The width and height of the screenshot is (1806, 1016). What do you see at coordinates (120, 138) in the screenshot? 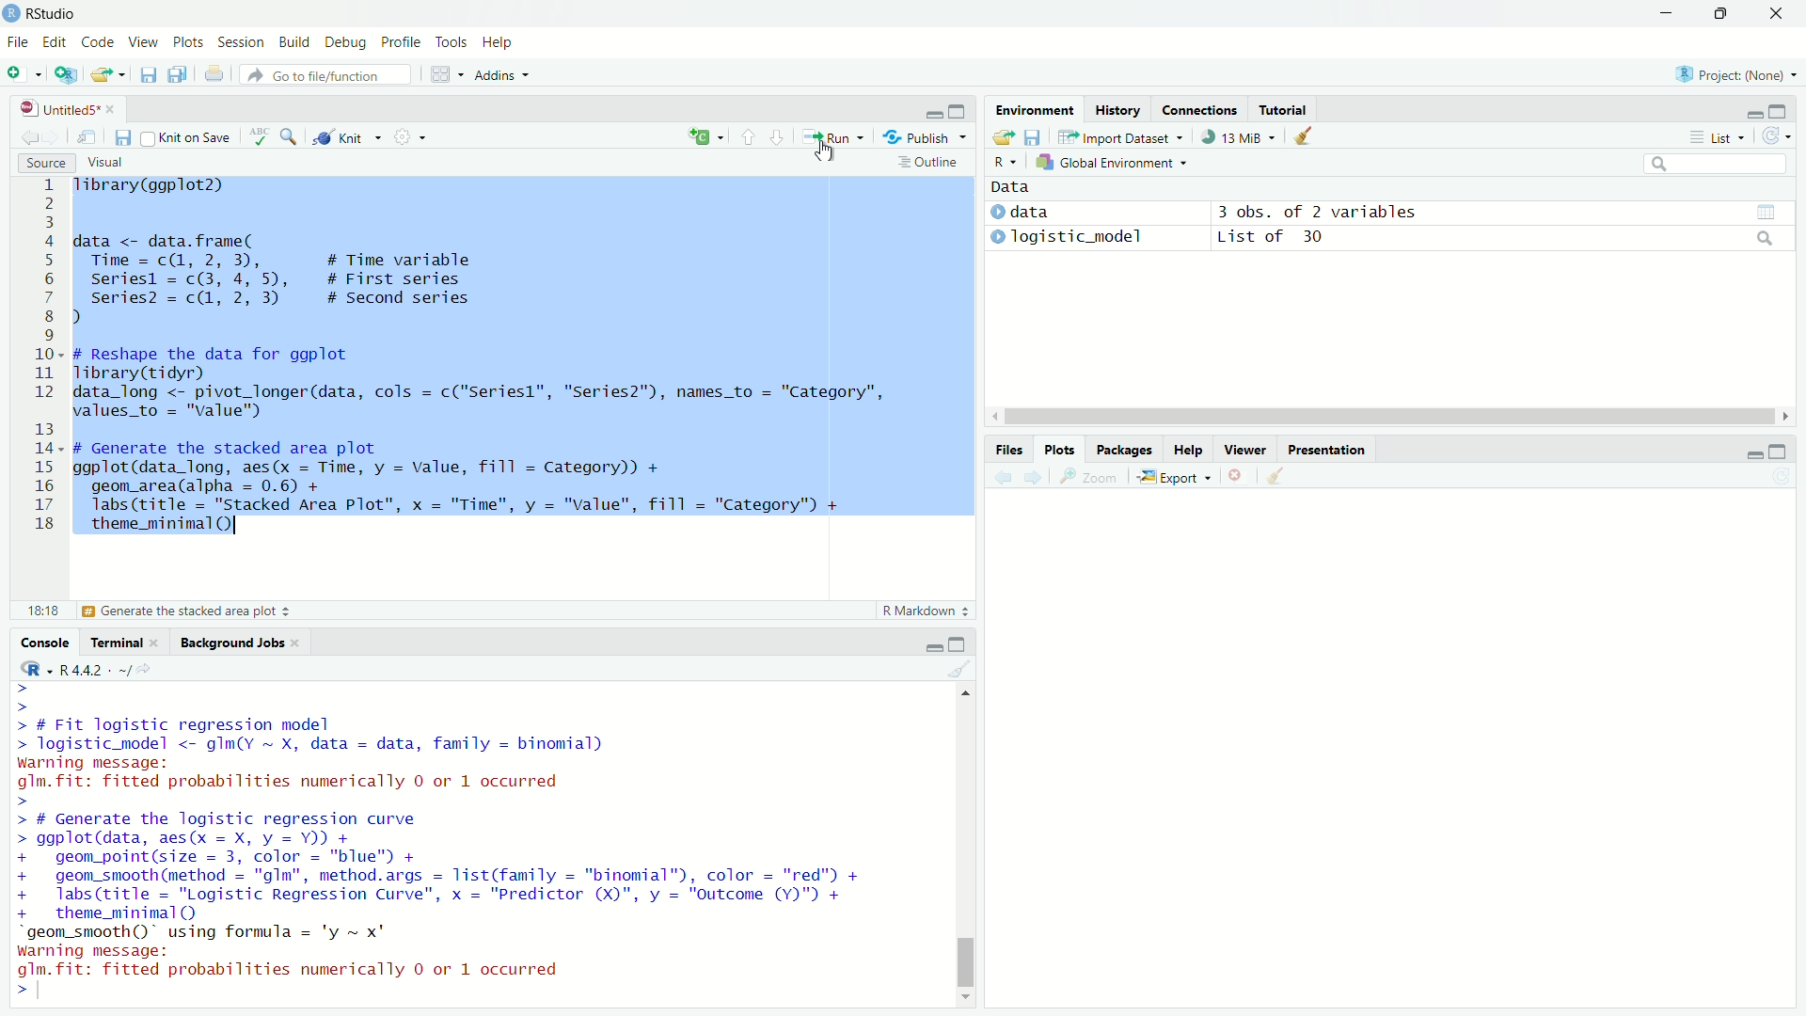
I see `save` at bounding box center [120, 138].